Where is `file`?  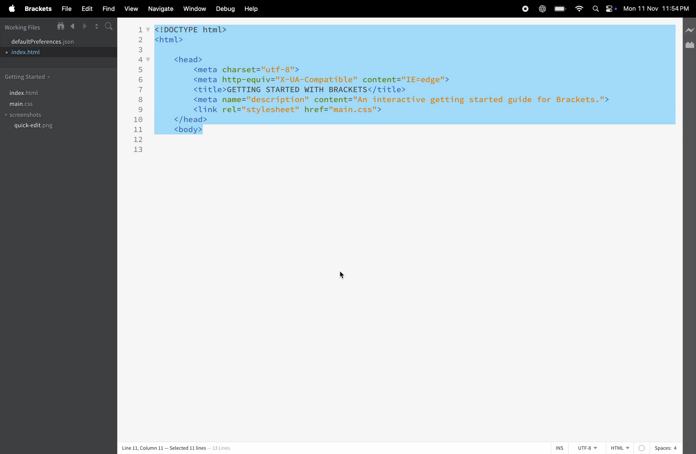
file is located at coordinates (65, 8).